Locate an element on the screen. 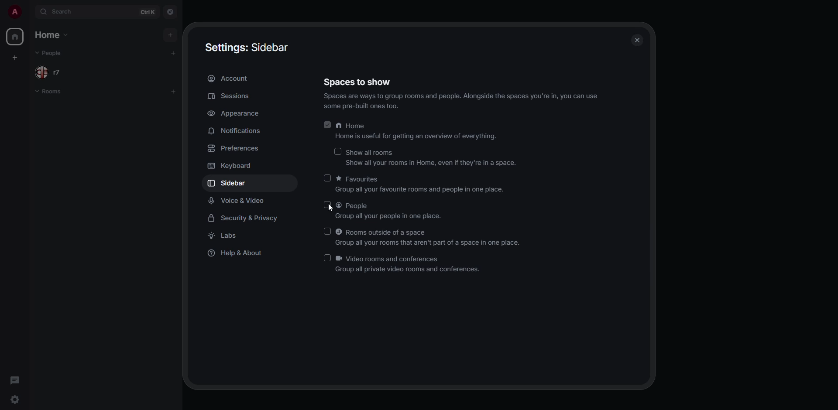 This screenshot has height=410, width=838. close is located at coordinates (635, 41).